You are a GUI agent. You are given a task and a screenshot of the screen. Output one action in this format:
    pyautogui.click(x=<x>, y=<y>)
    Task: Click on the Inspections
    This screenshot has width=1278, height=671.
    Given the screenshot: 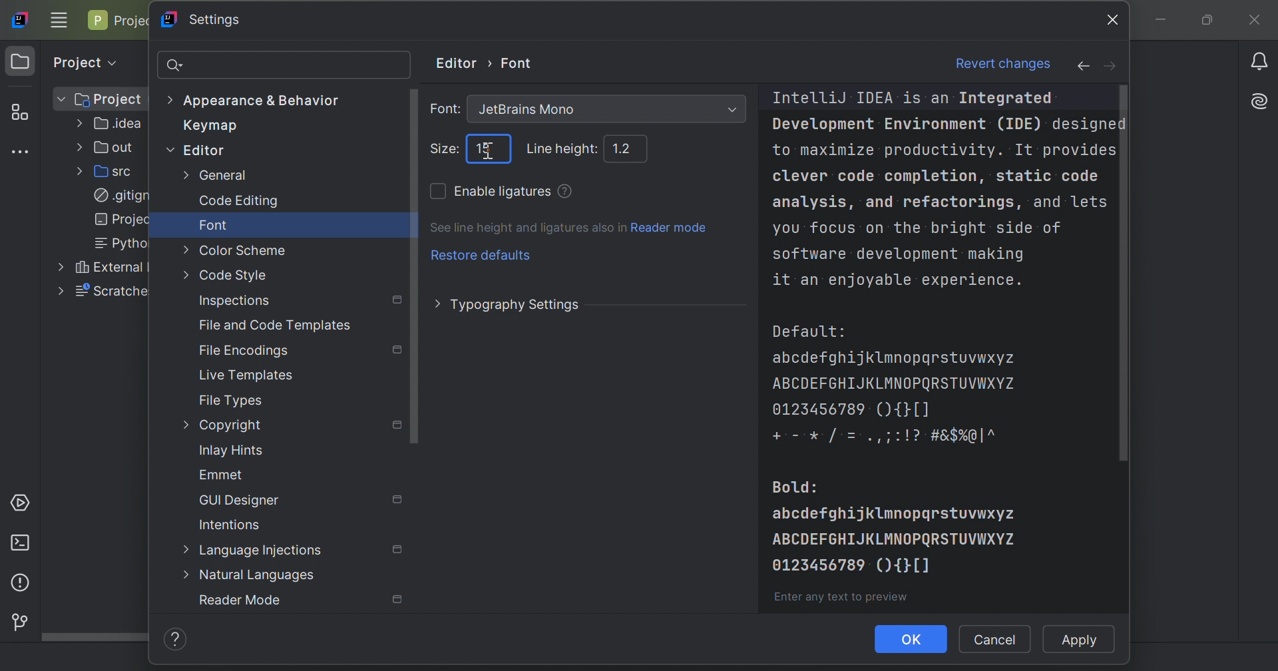 What is the action you would take?
    pyautogui.click(x=234, y=301)
    